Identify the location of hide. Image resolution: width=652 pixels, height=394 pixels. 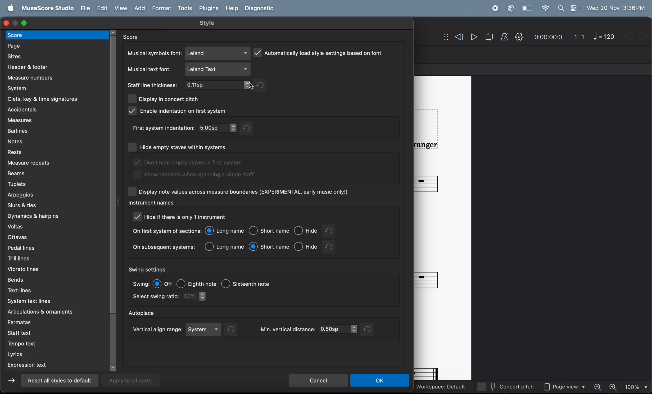
(307, 231).